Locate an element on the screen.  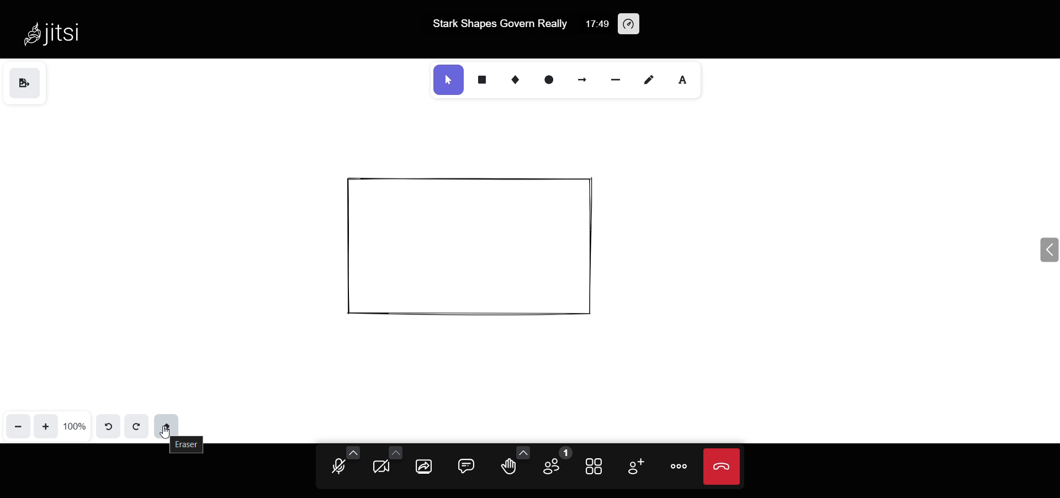
save as image is located at coordinates (24, 83).